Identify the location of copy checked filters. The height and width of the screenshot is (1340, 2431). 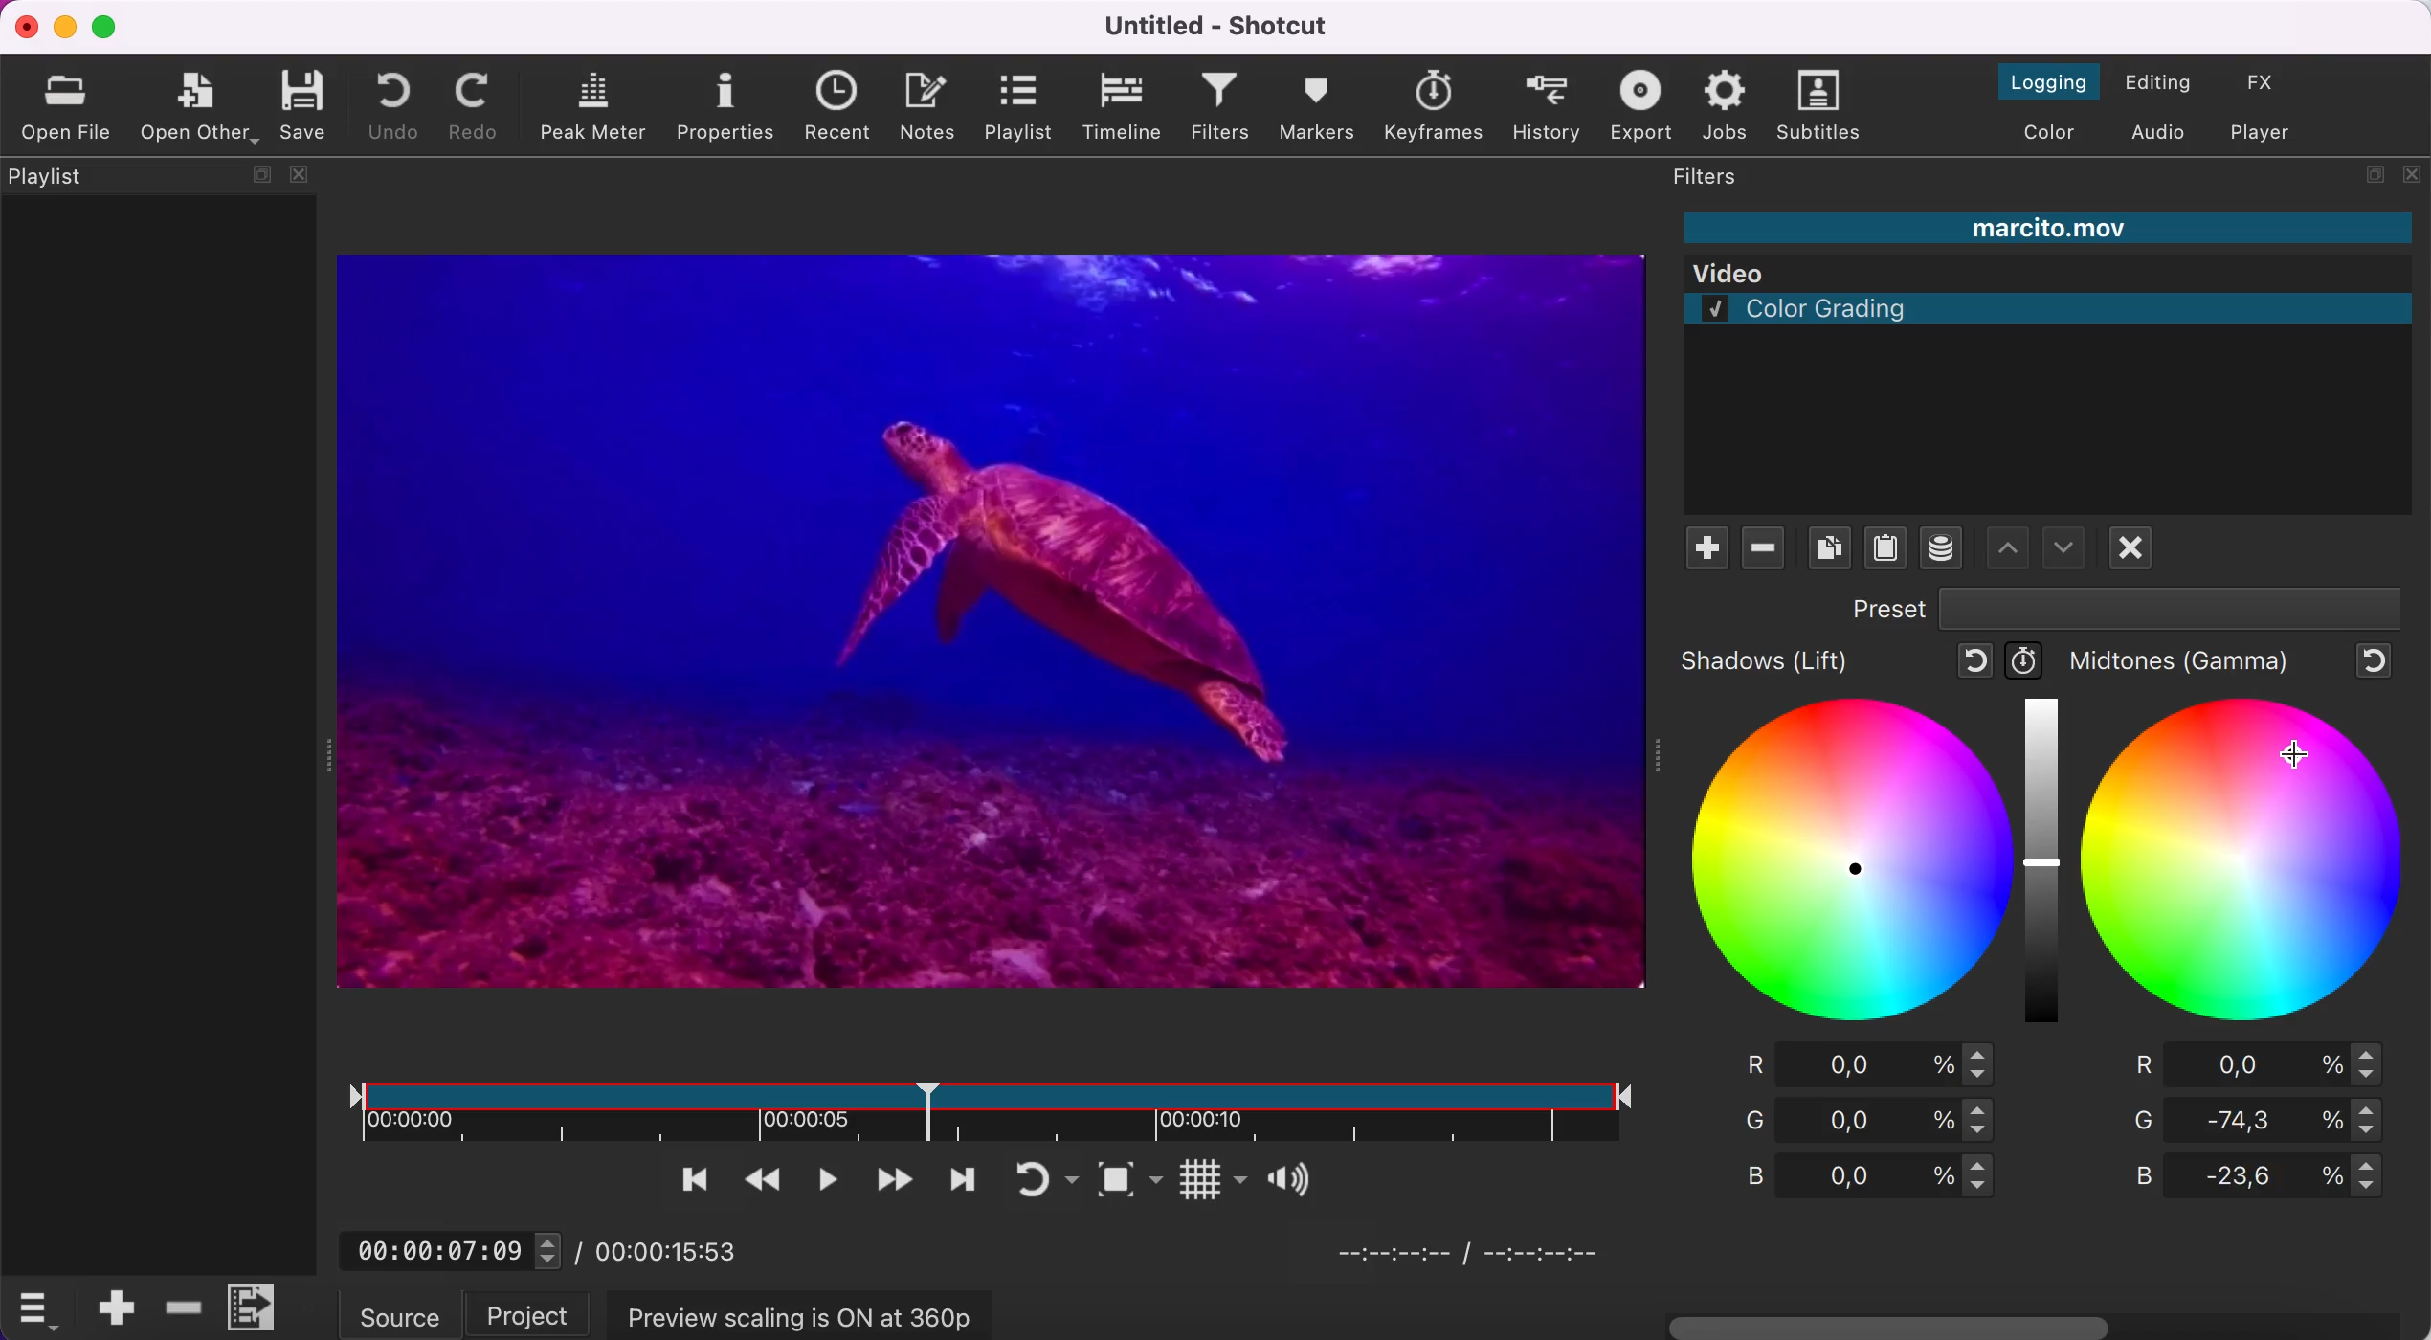
(1828, 551).